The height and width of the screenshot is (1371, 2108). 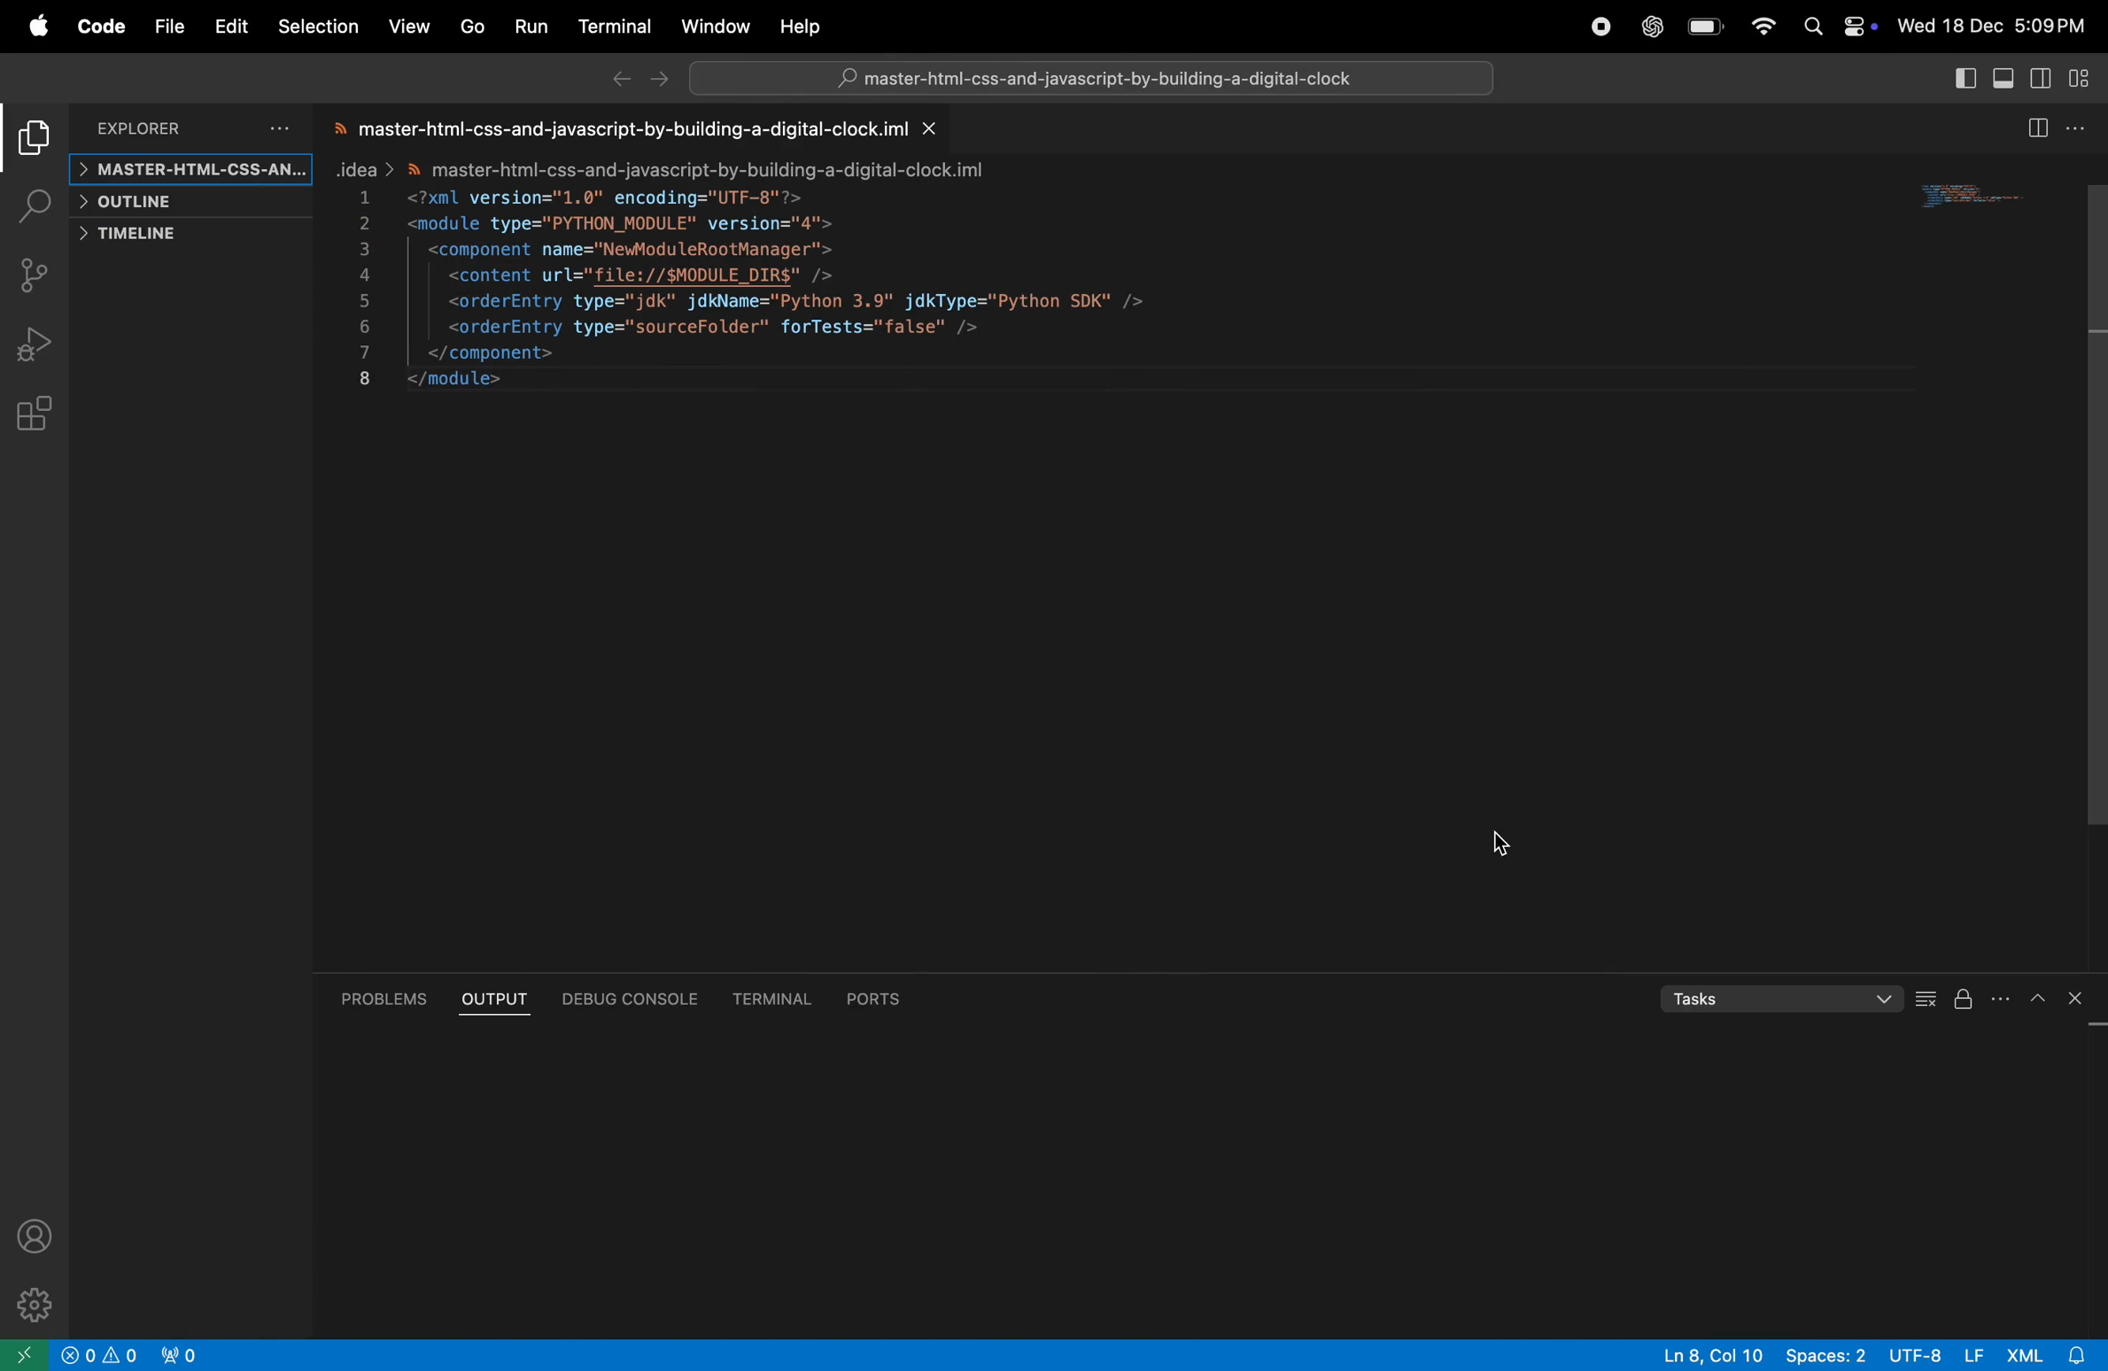 What do you see at coordinates (97, 28) in the screenshot?
I see `code` at bounding box center [97, 28].